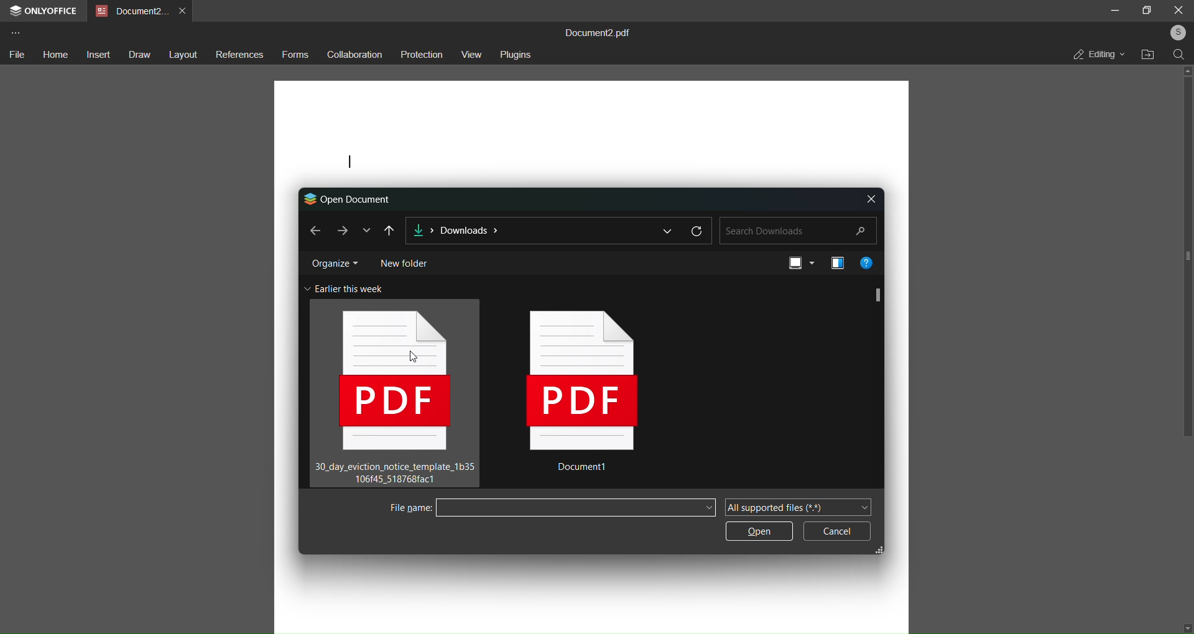  I want to click on search, so click(798, 230).